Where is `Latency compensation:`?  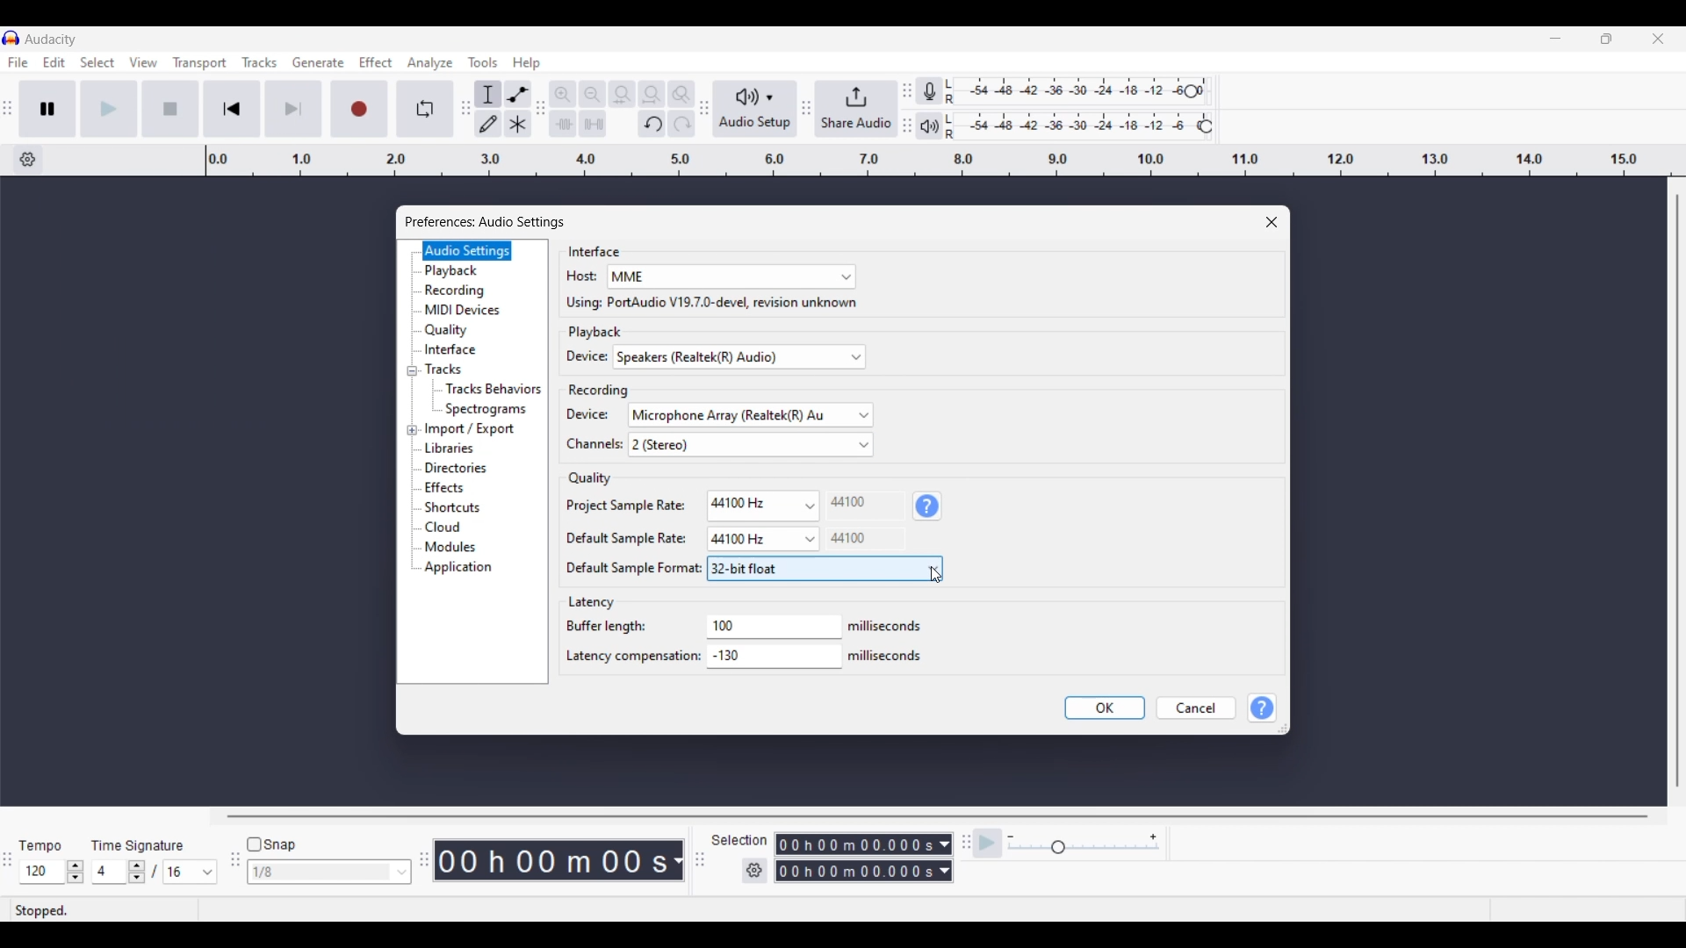
Latency compensation: is located at coordinates (631, 659).